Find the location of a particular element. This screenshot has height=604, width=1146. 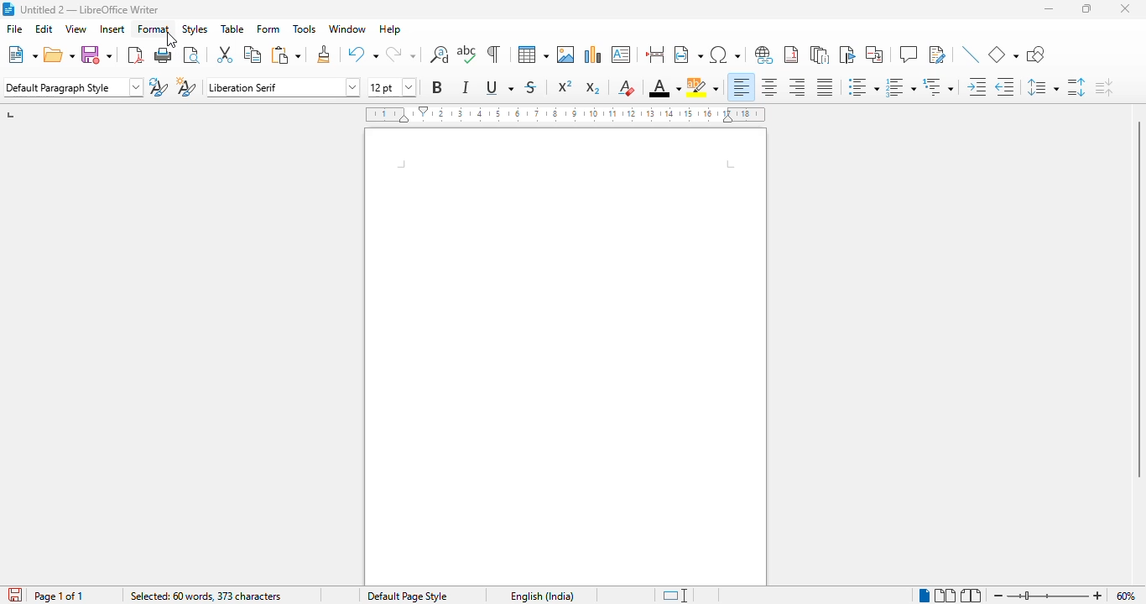

justified is located at coordinates (824, 87).